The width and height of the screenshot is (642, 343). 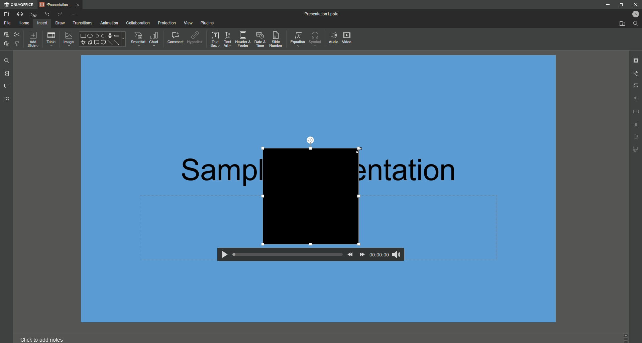 I want to click on Hyperlink, so click(x=195, y=37).